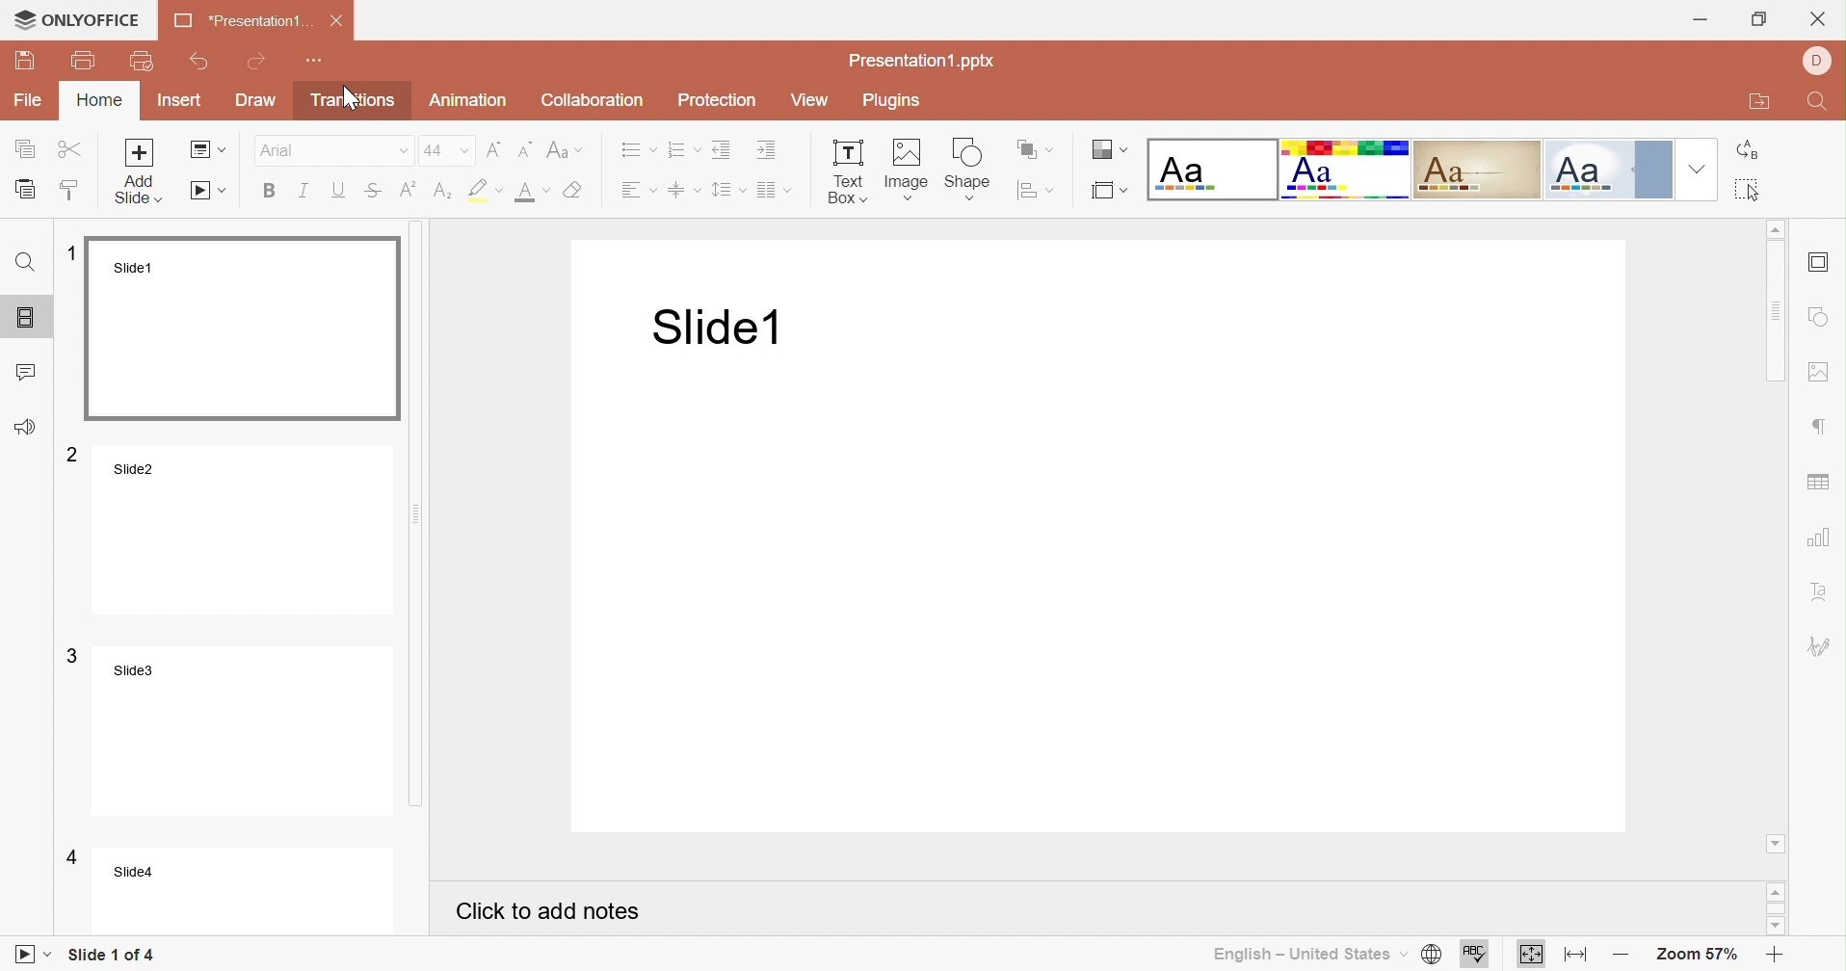 This screenshot has width=1846, height=971. What do you see at coordinates (336, 151) in the screenshot?
I see `Arial` at bounding box center [336, 151].